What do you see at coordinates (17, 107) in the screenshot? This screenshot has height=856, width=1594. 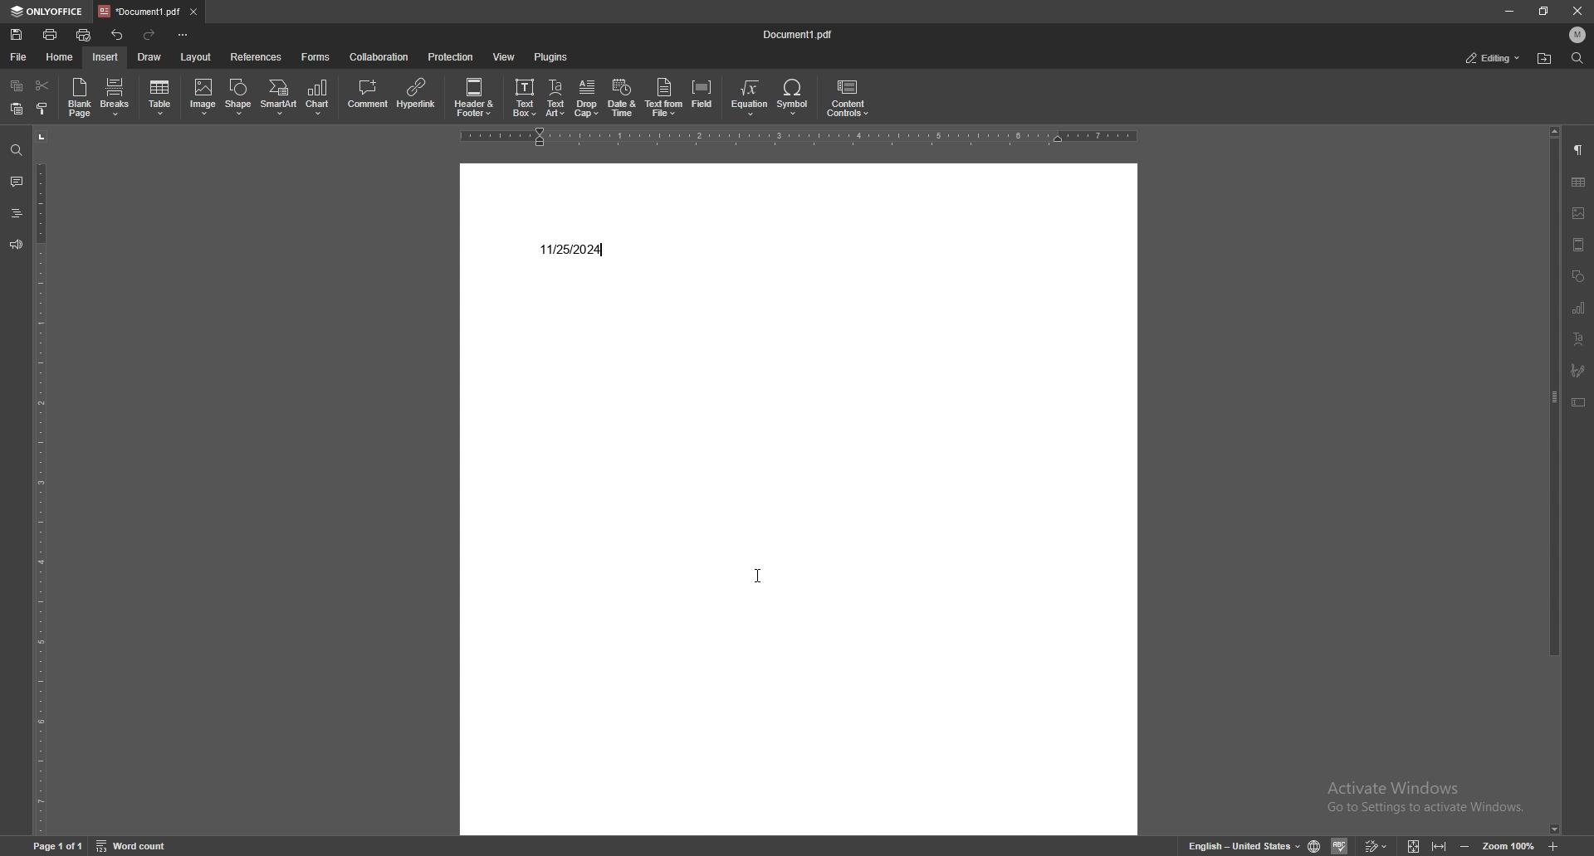 I see `paste` at bounding box center [17, 107].